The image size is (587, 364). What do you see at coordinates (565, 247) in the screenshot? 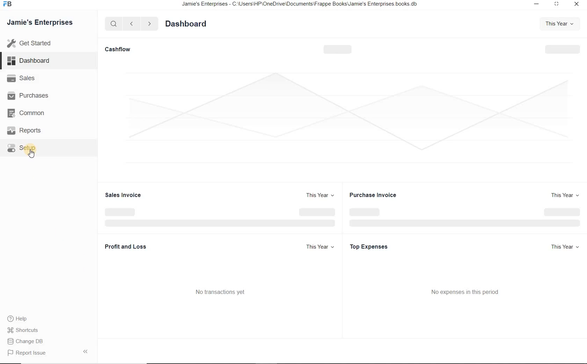
I see `This Year ` at bounding box center [565, 247].